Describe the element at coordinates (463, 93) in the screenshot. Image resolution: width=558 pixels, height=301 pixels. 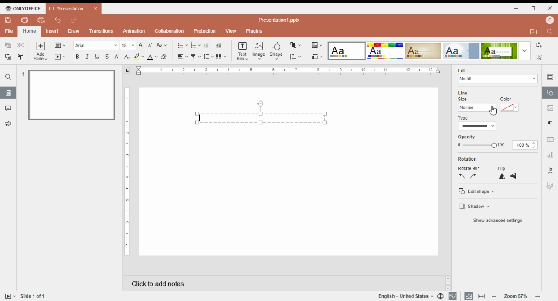
I see `line` at that location.